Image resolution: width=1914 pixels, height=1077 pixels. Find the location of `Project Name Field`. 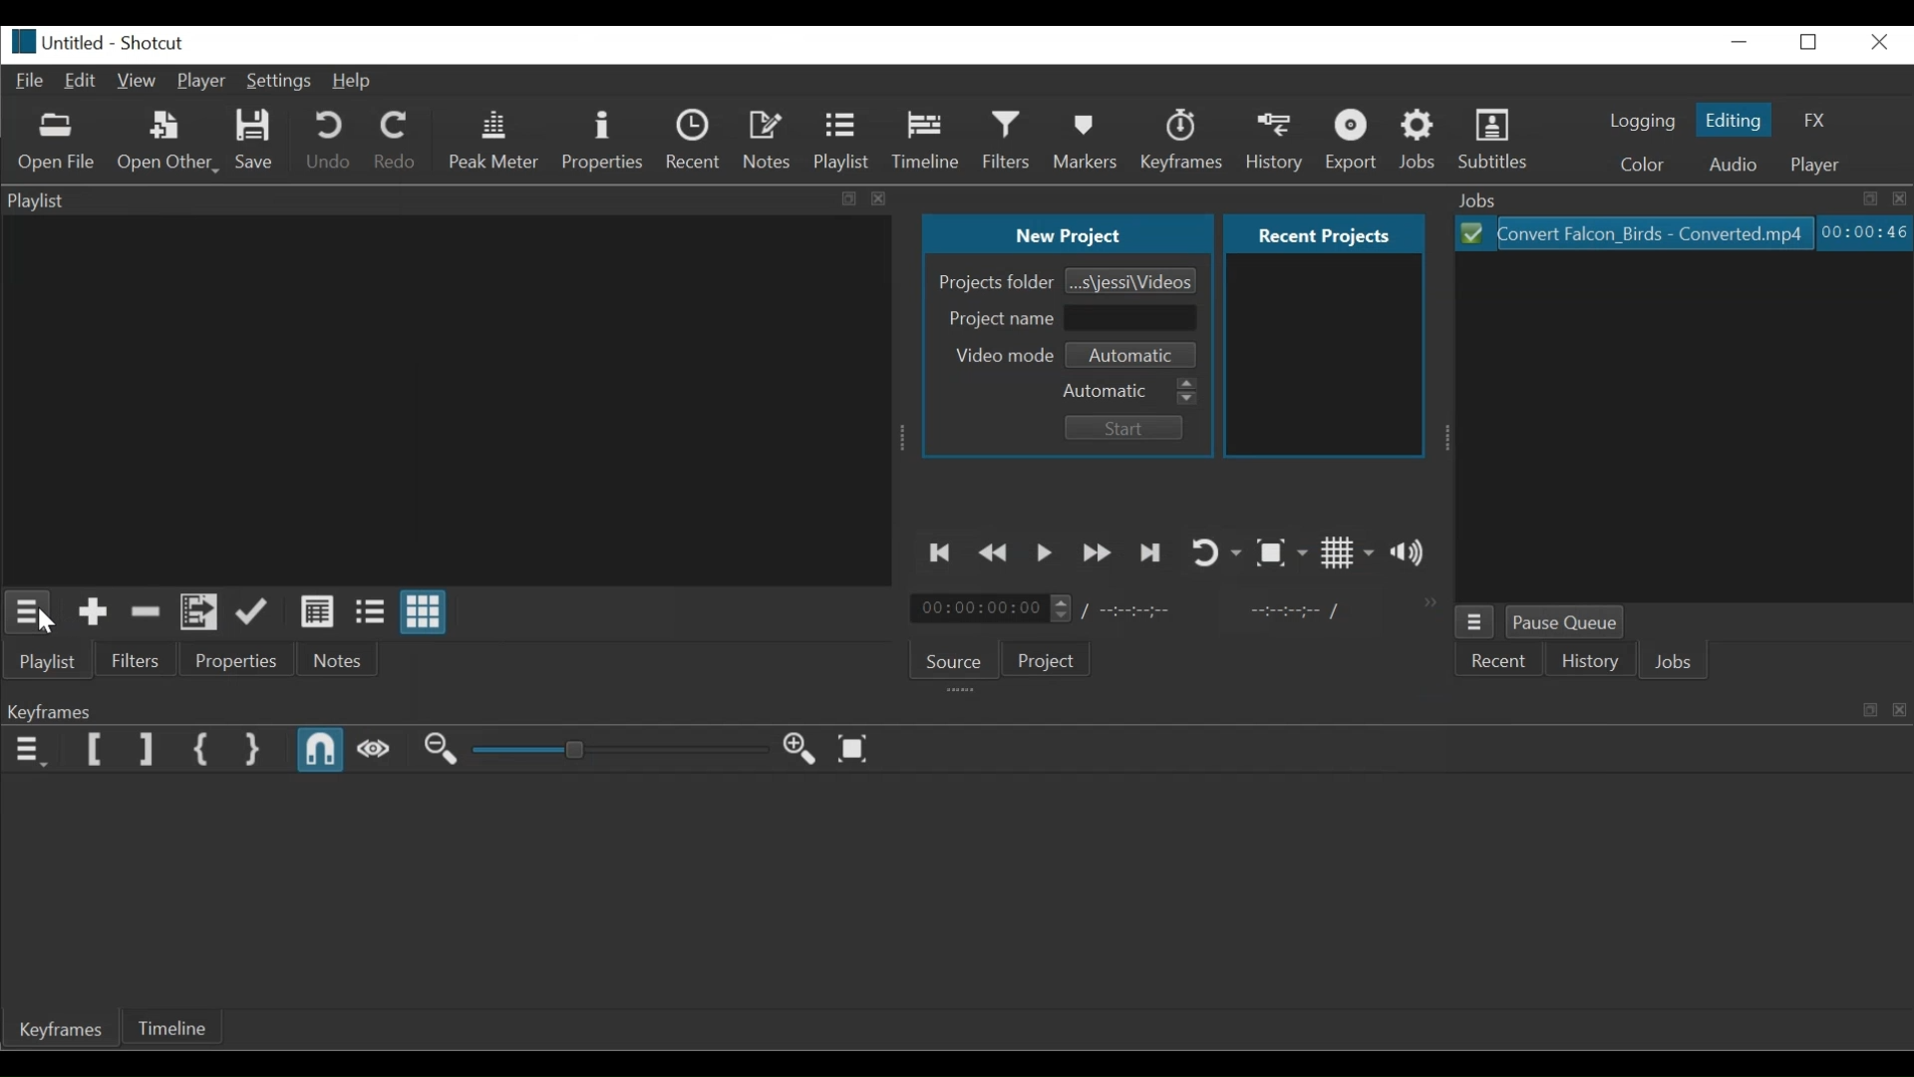

Project Name Field is located at coordinates (1133, 320).